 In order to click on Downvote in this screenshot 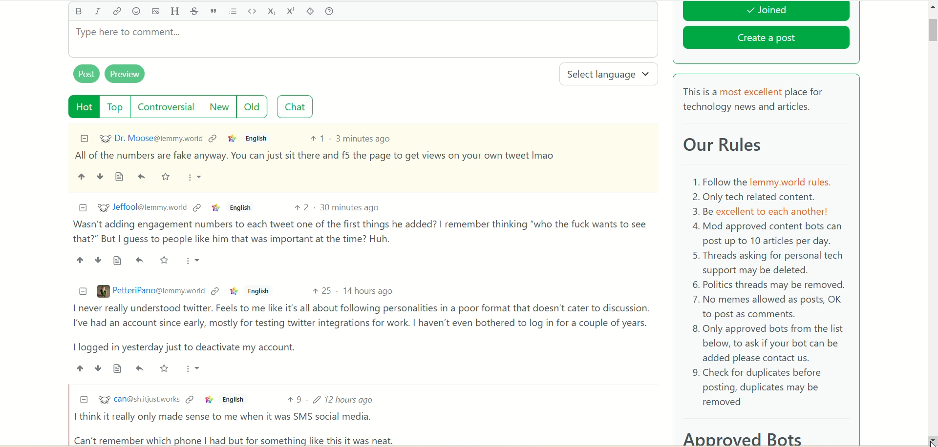, I will do `click(99, 176)`.